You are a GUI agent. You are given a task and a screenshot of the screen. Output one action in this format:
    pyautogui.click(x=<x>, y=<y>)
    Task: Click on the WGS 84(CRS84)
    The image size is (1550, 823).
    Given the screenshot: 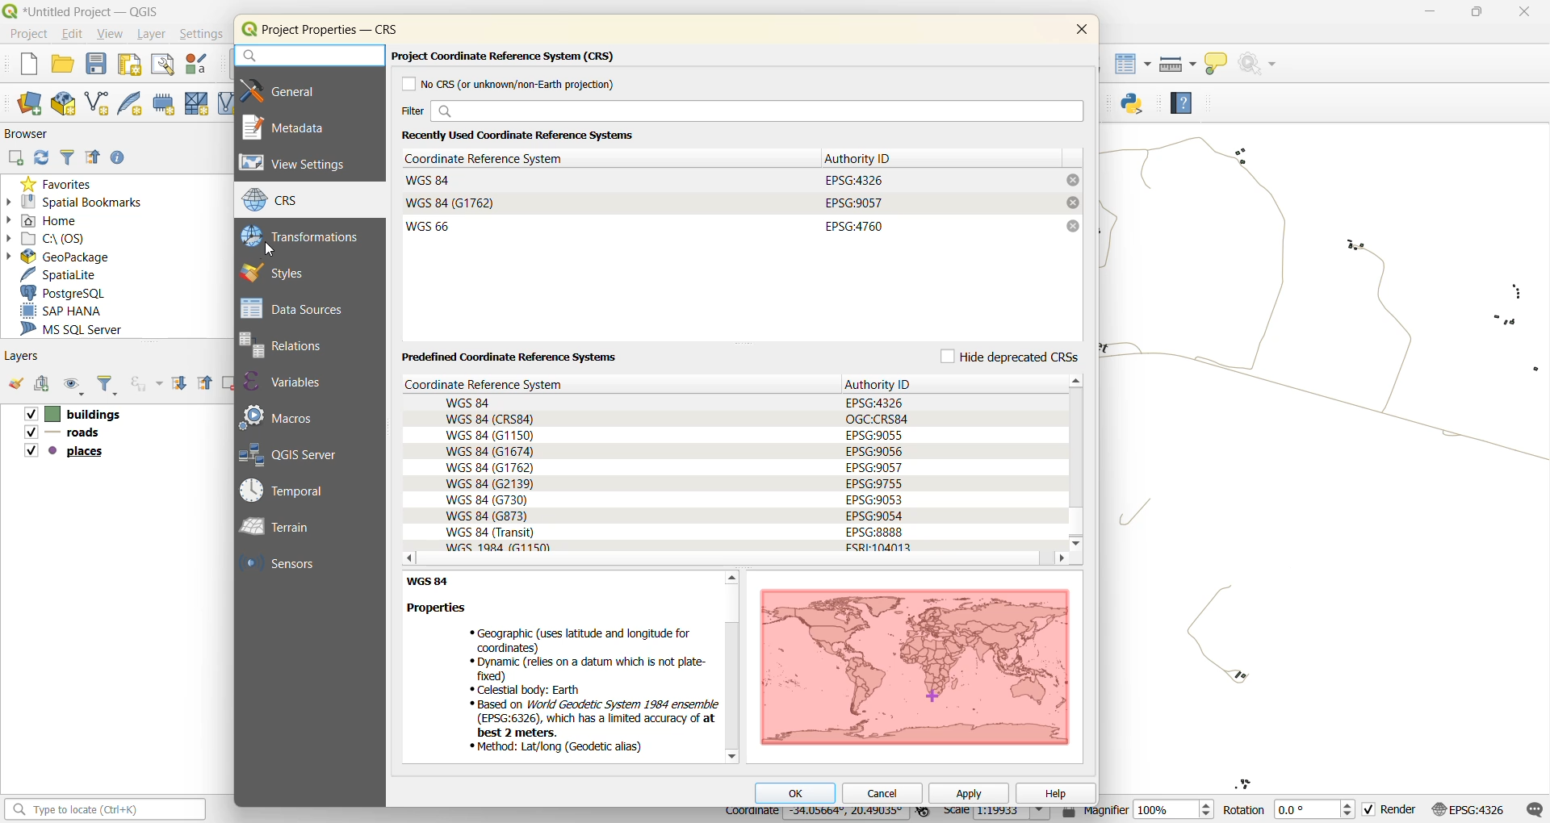 What is the action you would take?
    pyautogui.click(x=491, y=419)
    